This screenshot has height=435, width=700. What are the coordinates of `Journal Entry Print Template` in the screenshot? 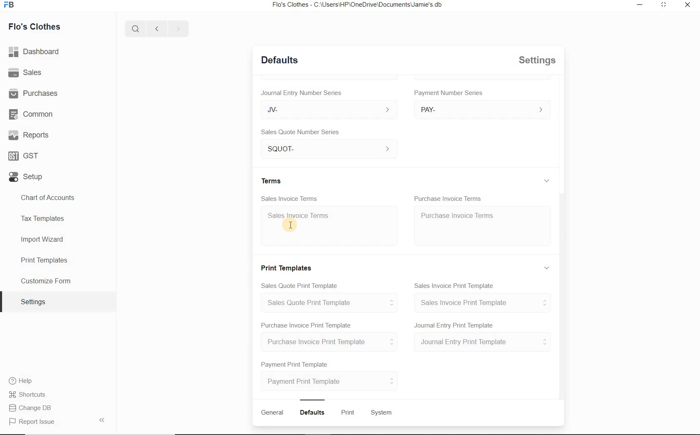 It's located at (455, 325).